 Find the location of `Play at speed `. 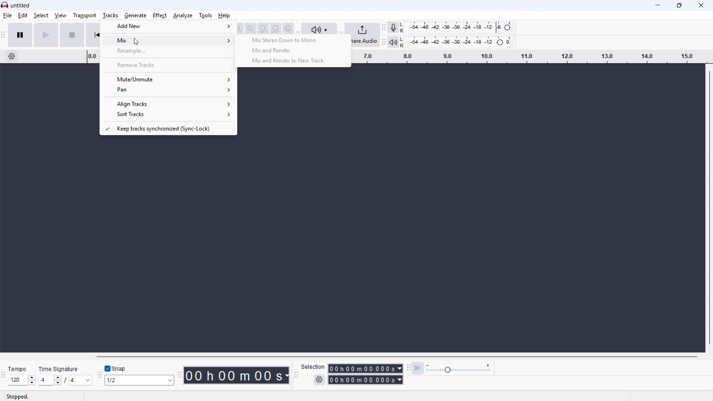

Play at speed  is located at coordinates (418, 369).